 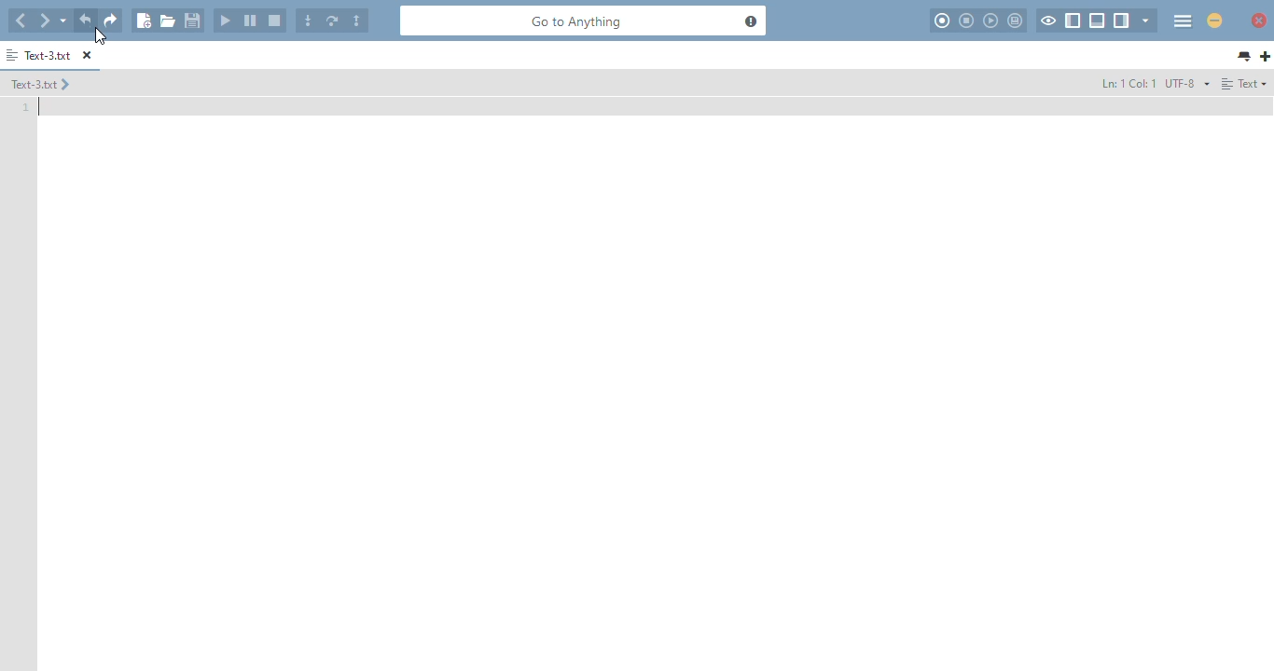 I want to click on cursor, so click(x=95, y=35).